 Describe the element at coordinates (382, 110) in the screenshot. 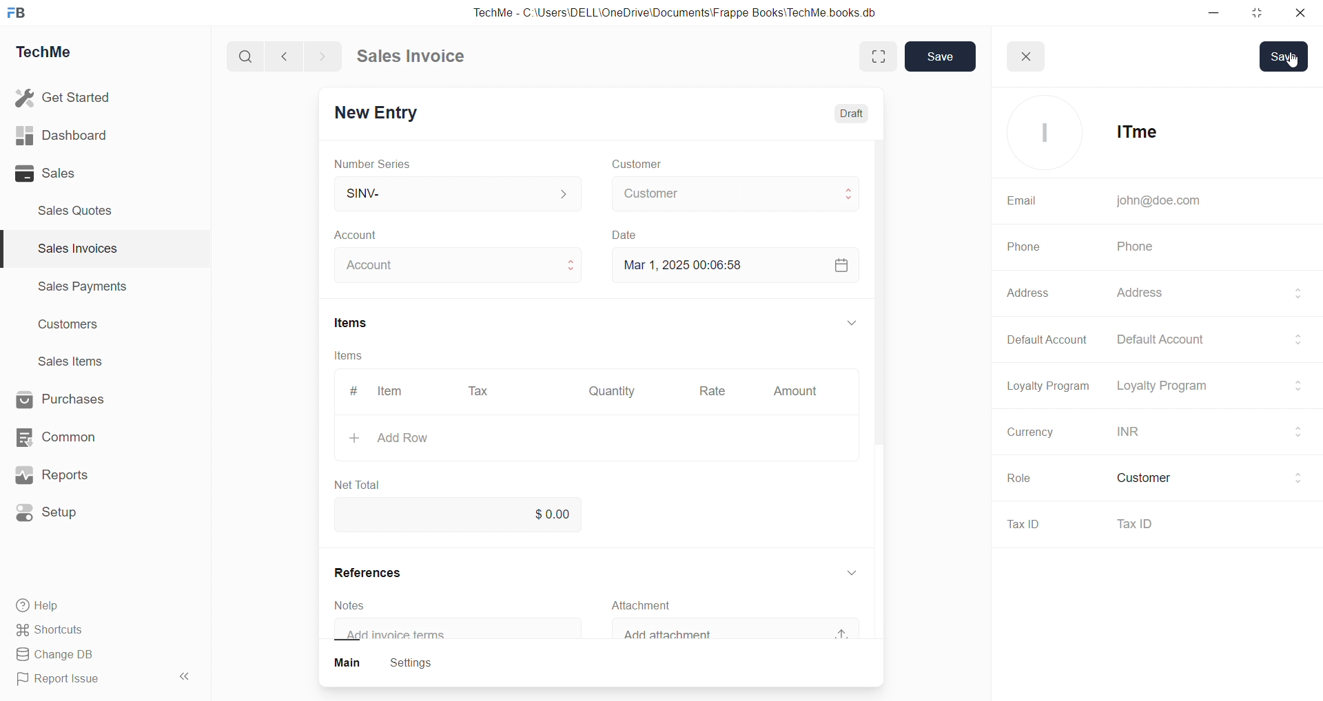

I see `New Entry` at that location.